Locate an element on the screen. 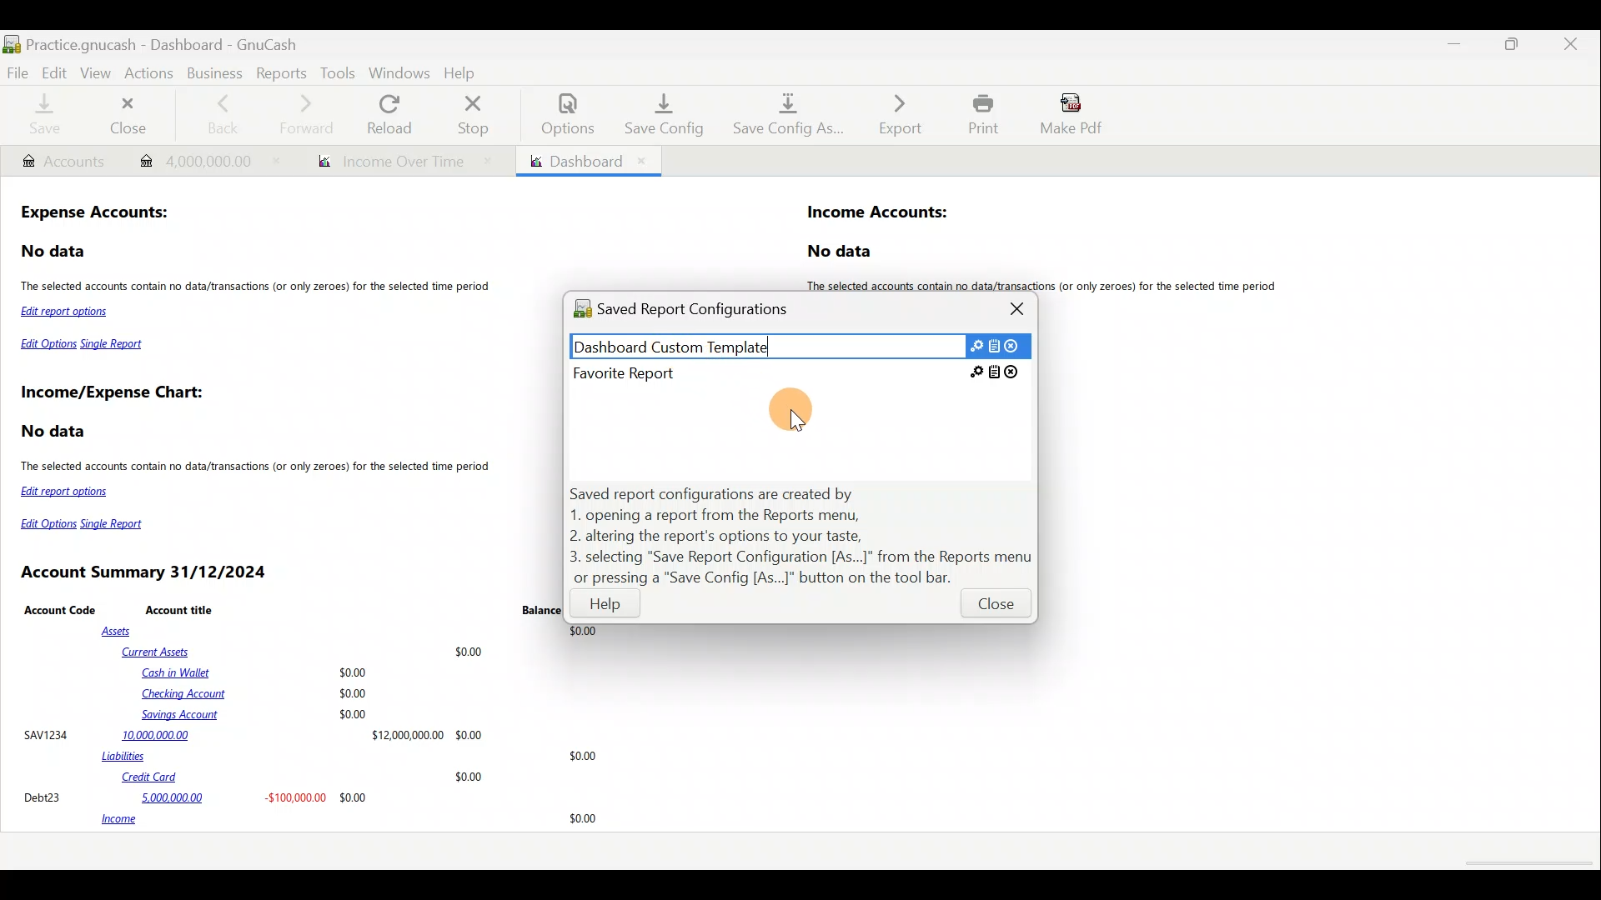 This screenshot has width=1601, height=900. Assets $0.00 is located at coordinates (354, 632).